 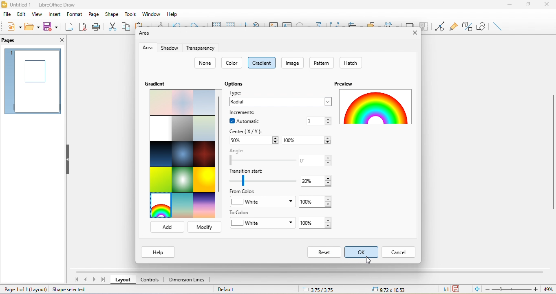 What do you see at coordinates (241, 213) in the screenshot?
I see `to color` at bounding box center [241, 213].